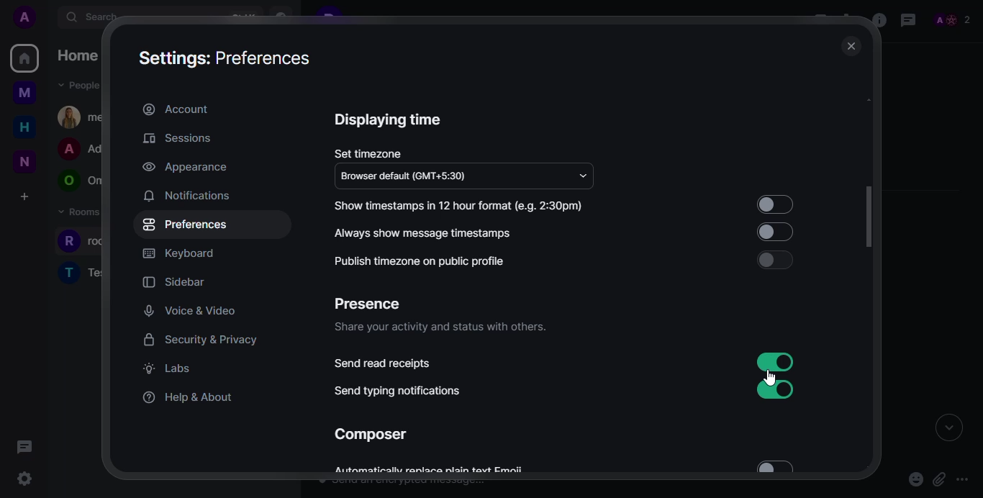 The width and height of the screenshot is (983, 498). I want to click on composer, so click(371, 435).